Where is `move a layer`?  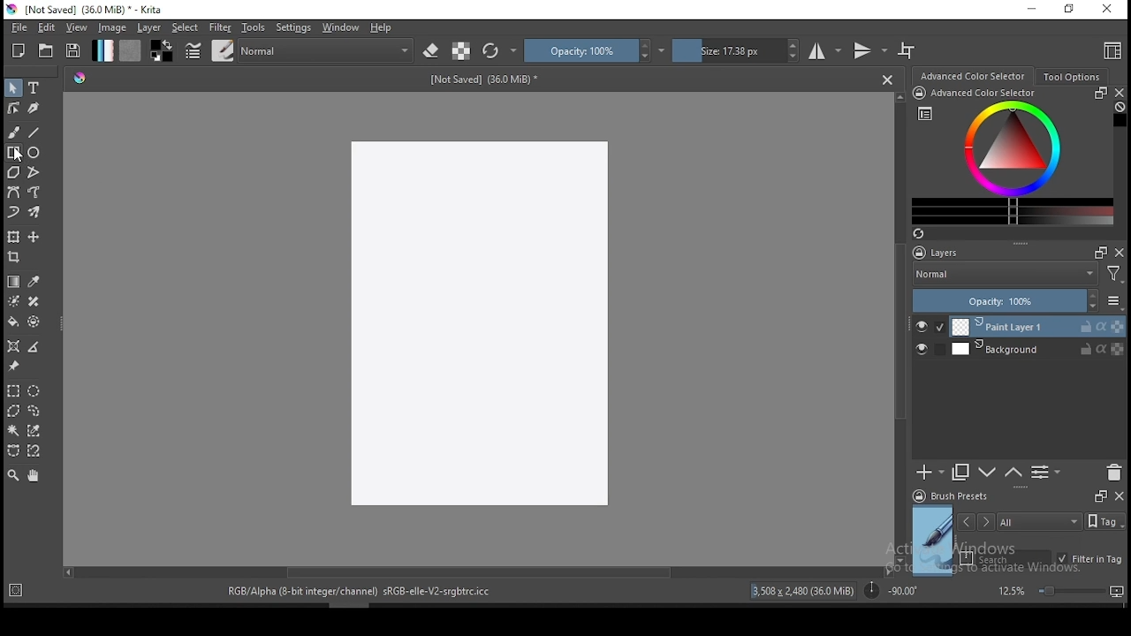 move a layer is located at coordinates (34, 238).